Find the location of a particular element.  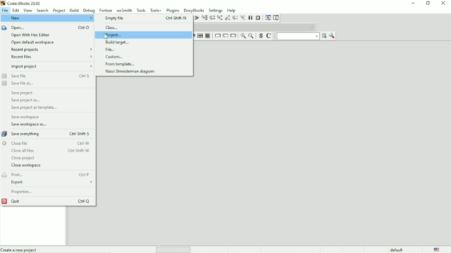

Various info is located at coordinates (277, 17).